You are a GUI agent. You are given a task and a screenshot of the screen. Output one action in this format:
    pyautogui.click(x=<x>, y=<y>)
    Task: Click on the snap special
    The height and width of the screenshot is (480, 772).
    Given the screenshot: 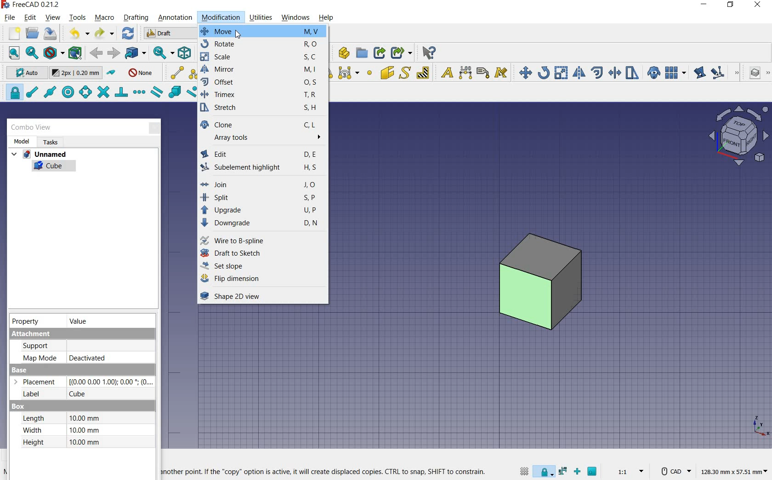 What is the action you would take?
    pyautogui.click(x=175, y=92)
    